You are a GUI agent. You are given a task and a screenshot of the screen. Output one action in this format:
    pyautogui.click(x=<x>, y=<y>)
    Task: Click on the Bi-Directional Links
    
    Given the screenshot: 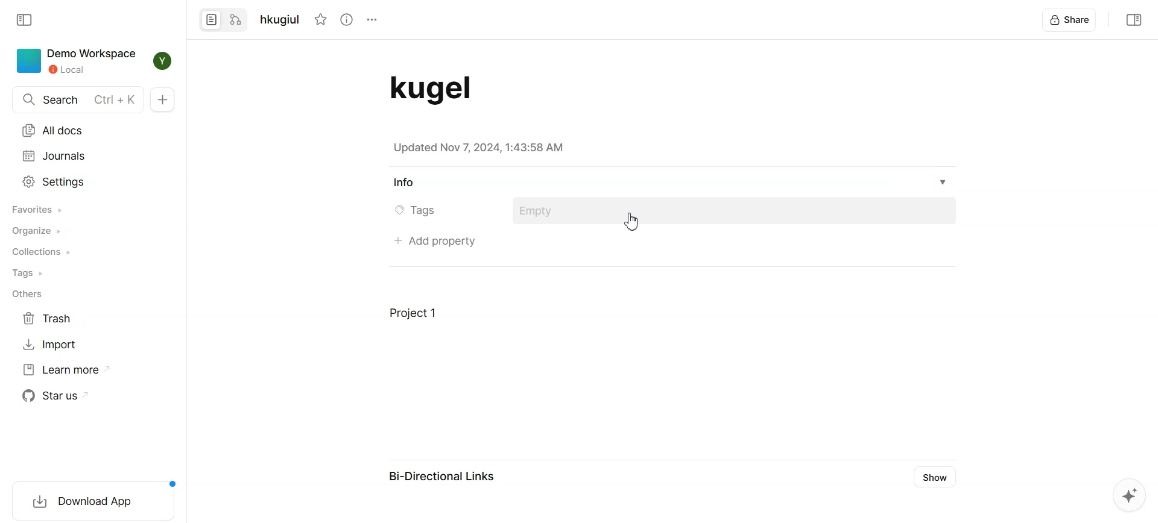 What is the action you would take?
    pyautogui.click(x=448, y=476)
    